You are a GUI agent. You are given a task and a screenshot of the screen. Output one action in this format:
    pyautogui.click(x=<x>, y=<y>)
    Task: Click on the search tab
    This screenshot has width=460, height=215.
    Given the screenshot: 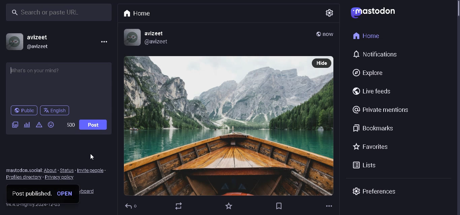 What is the action you would take?
    pyautogui.click(x=57, y=13)
    